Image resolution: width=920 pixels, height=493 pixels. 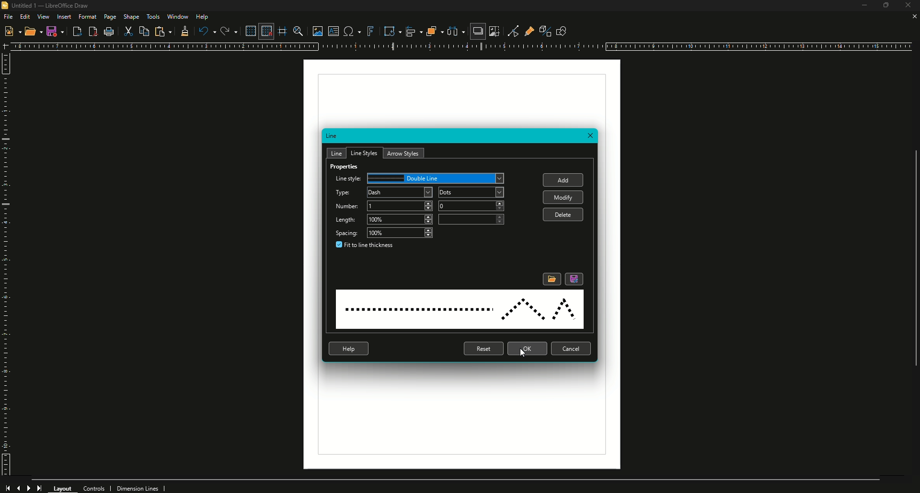 I want to click on Format, so click(x=88, y=17).